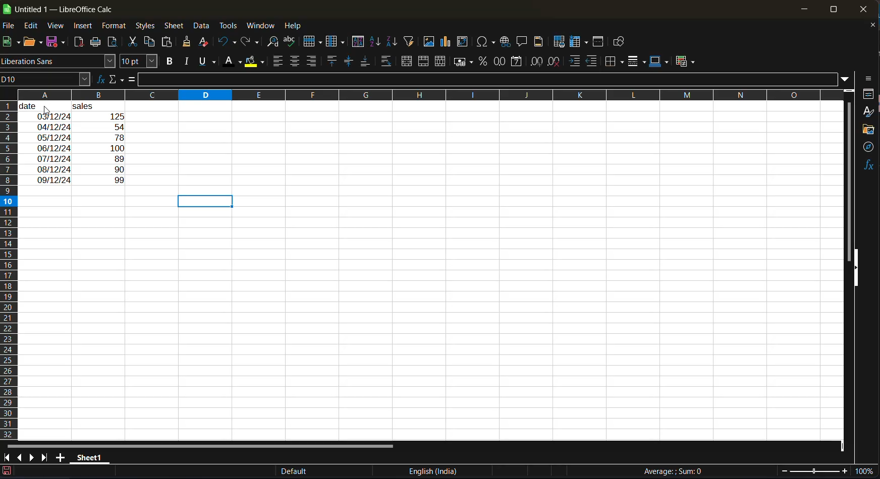 The width and height of the screenshot is (880, 479). I want to click on maximize, so click(831, 9).